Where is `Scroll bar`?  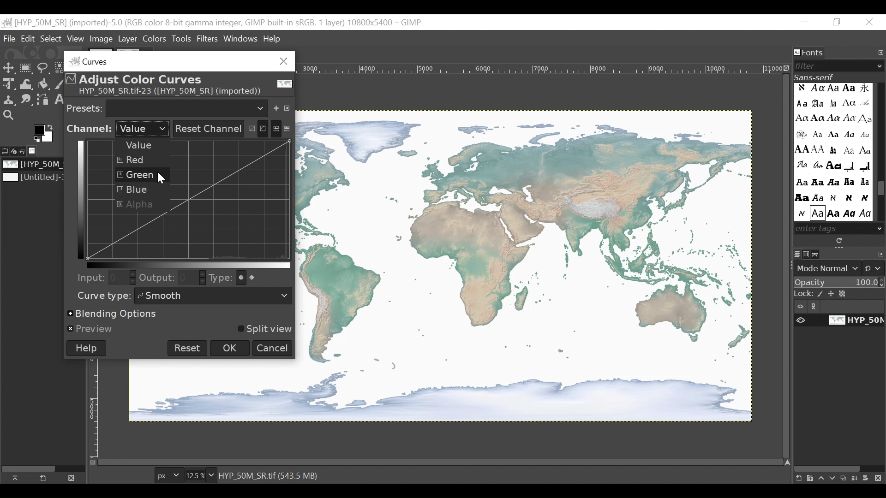
Scroll bar is located at coordinates (880, 190).